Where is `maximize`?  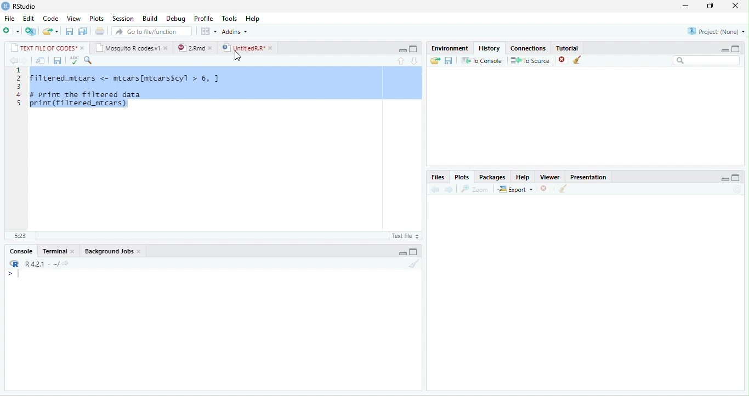
maximize is located at coordinates (736, 178).